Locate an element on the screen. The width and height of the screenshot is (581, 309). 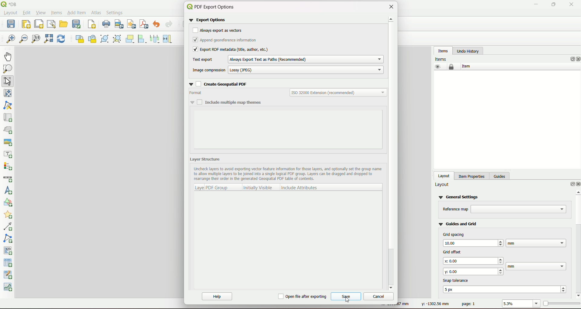
checkbox is located at coordinates (303, 297).